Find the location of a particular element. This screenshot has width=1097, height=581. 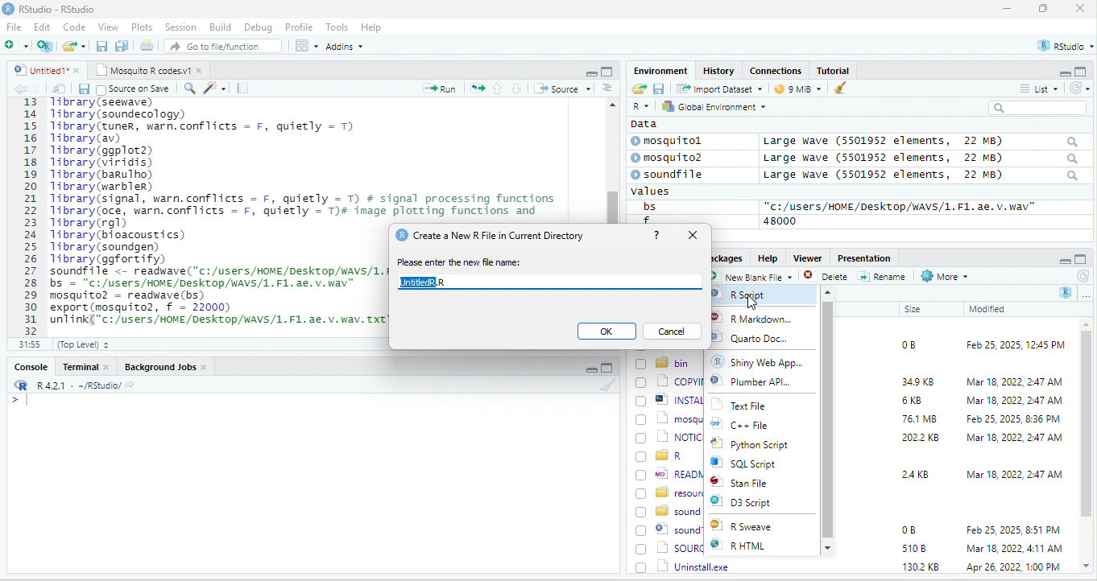

wo| READMEmd is located at coordinates (669, 473).